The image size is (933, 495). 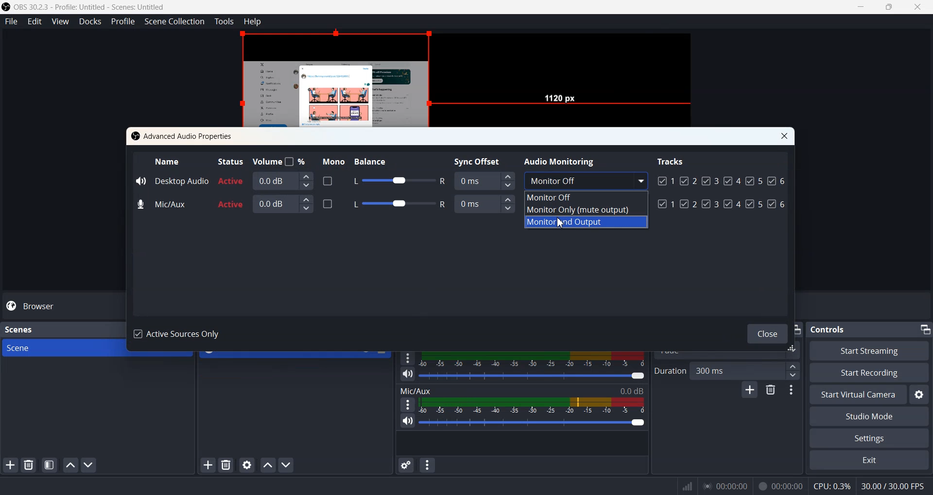 What do you see at coordinates (405, 465) in the screenshot?
I see `Advance audio properties` at bounding box center [405, 465].